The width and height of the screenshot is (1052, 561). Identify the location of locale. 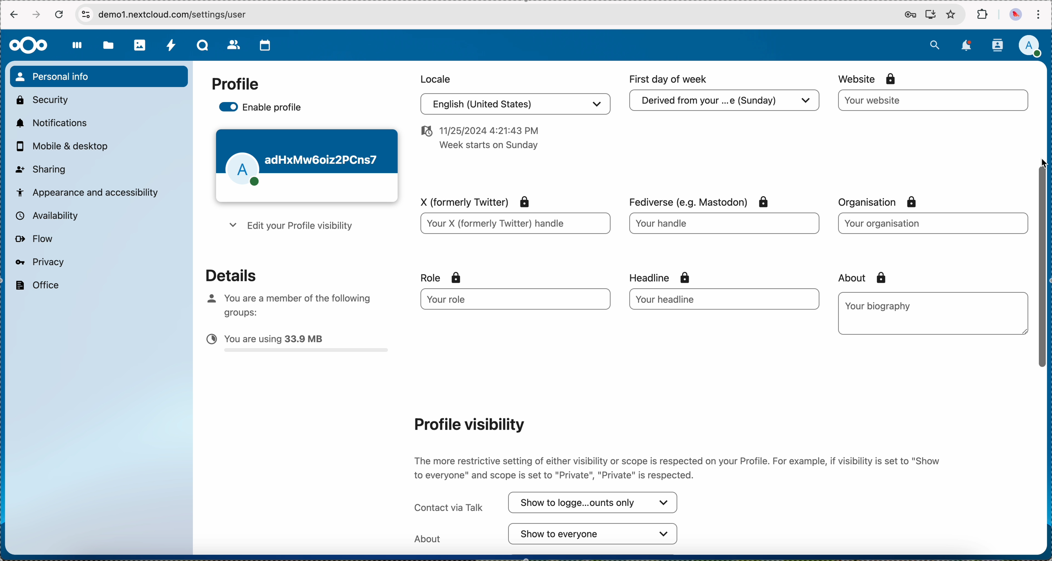
(434, 78).